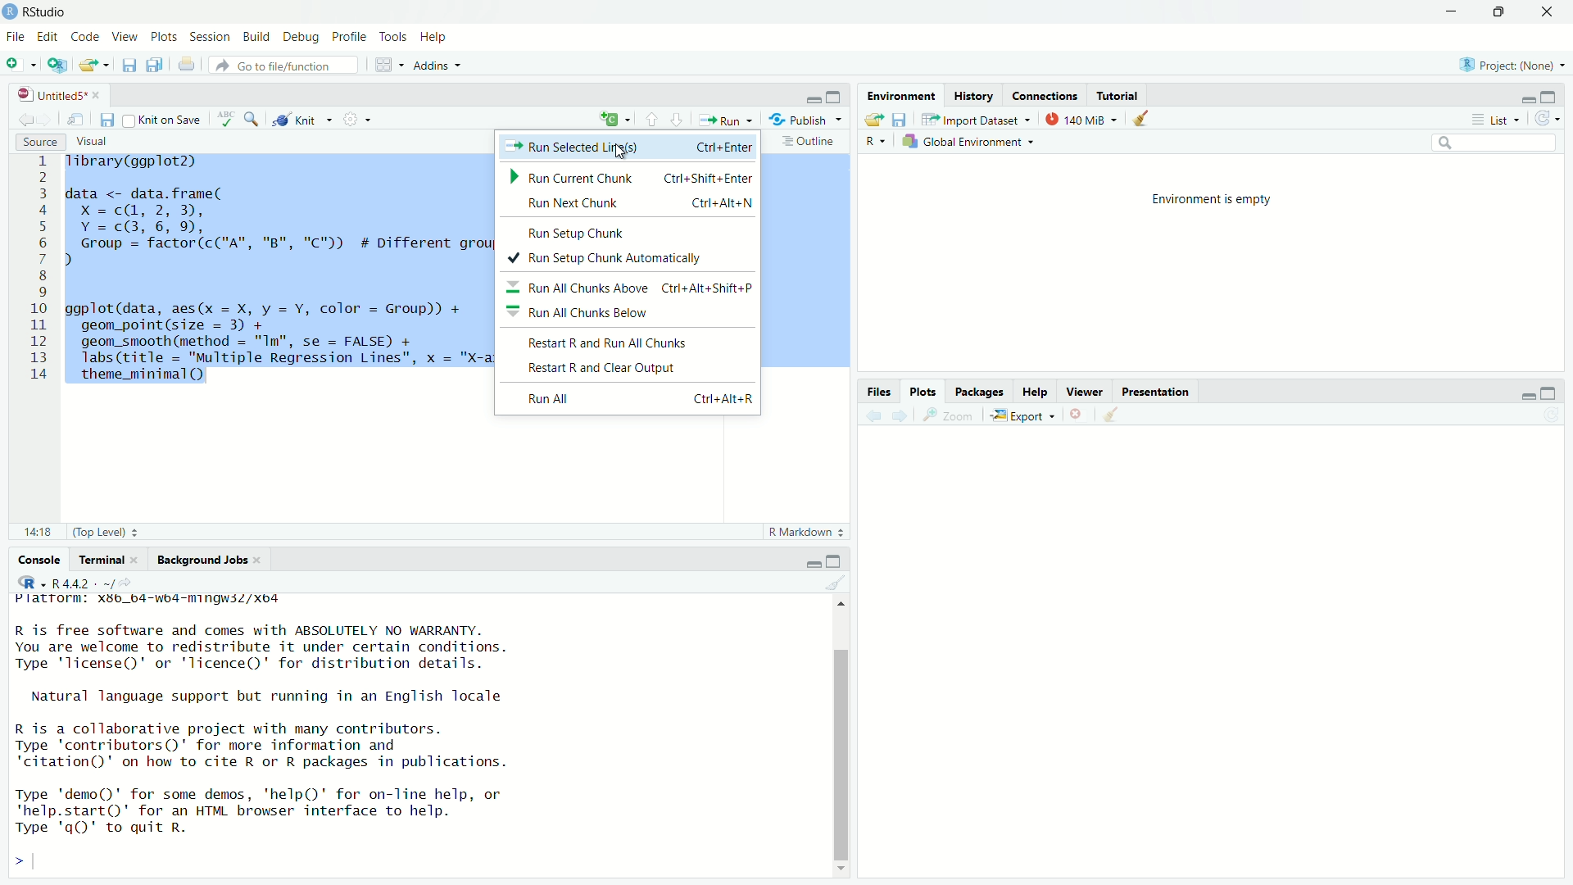  Describe the element at coordinates (1493, 118) in the screenshot. I see `List` at that location.